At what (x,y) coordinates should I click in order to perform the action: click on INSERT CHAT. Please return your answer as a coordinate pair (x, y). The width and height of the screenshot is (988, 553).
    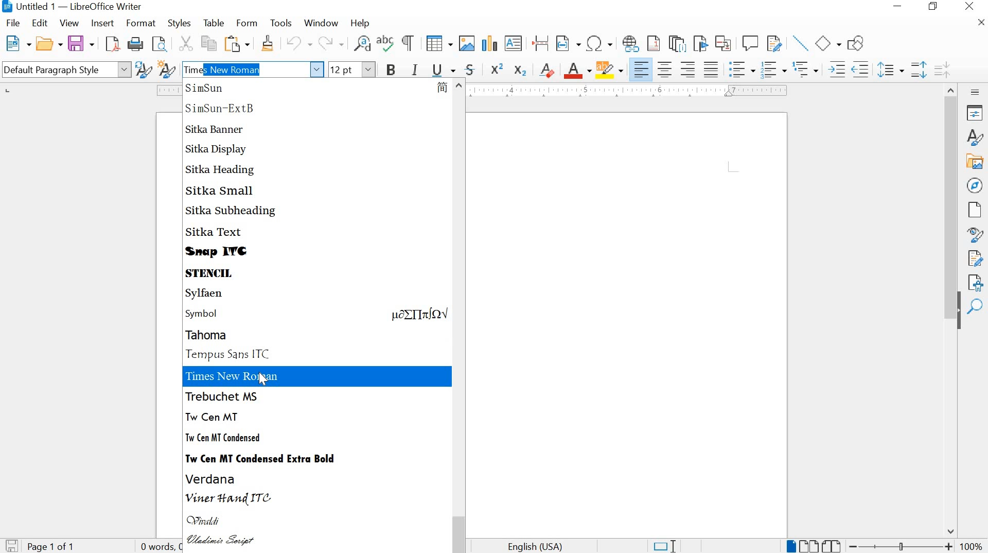
    Looking at the image, I should click on (489, 44).